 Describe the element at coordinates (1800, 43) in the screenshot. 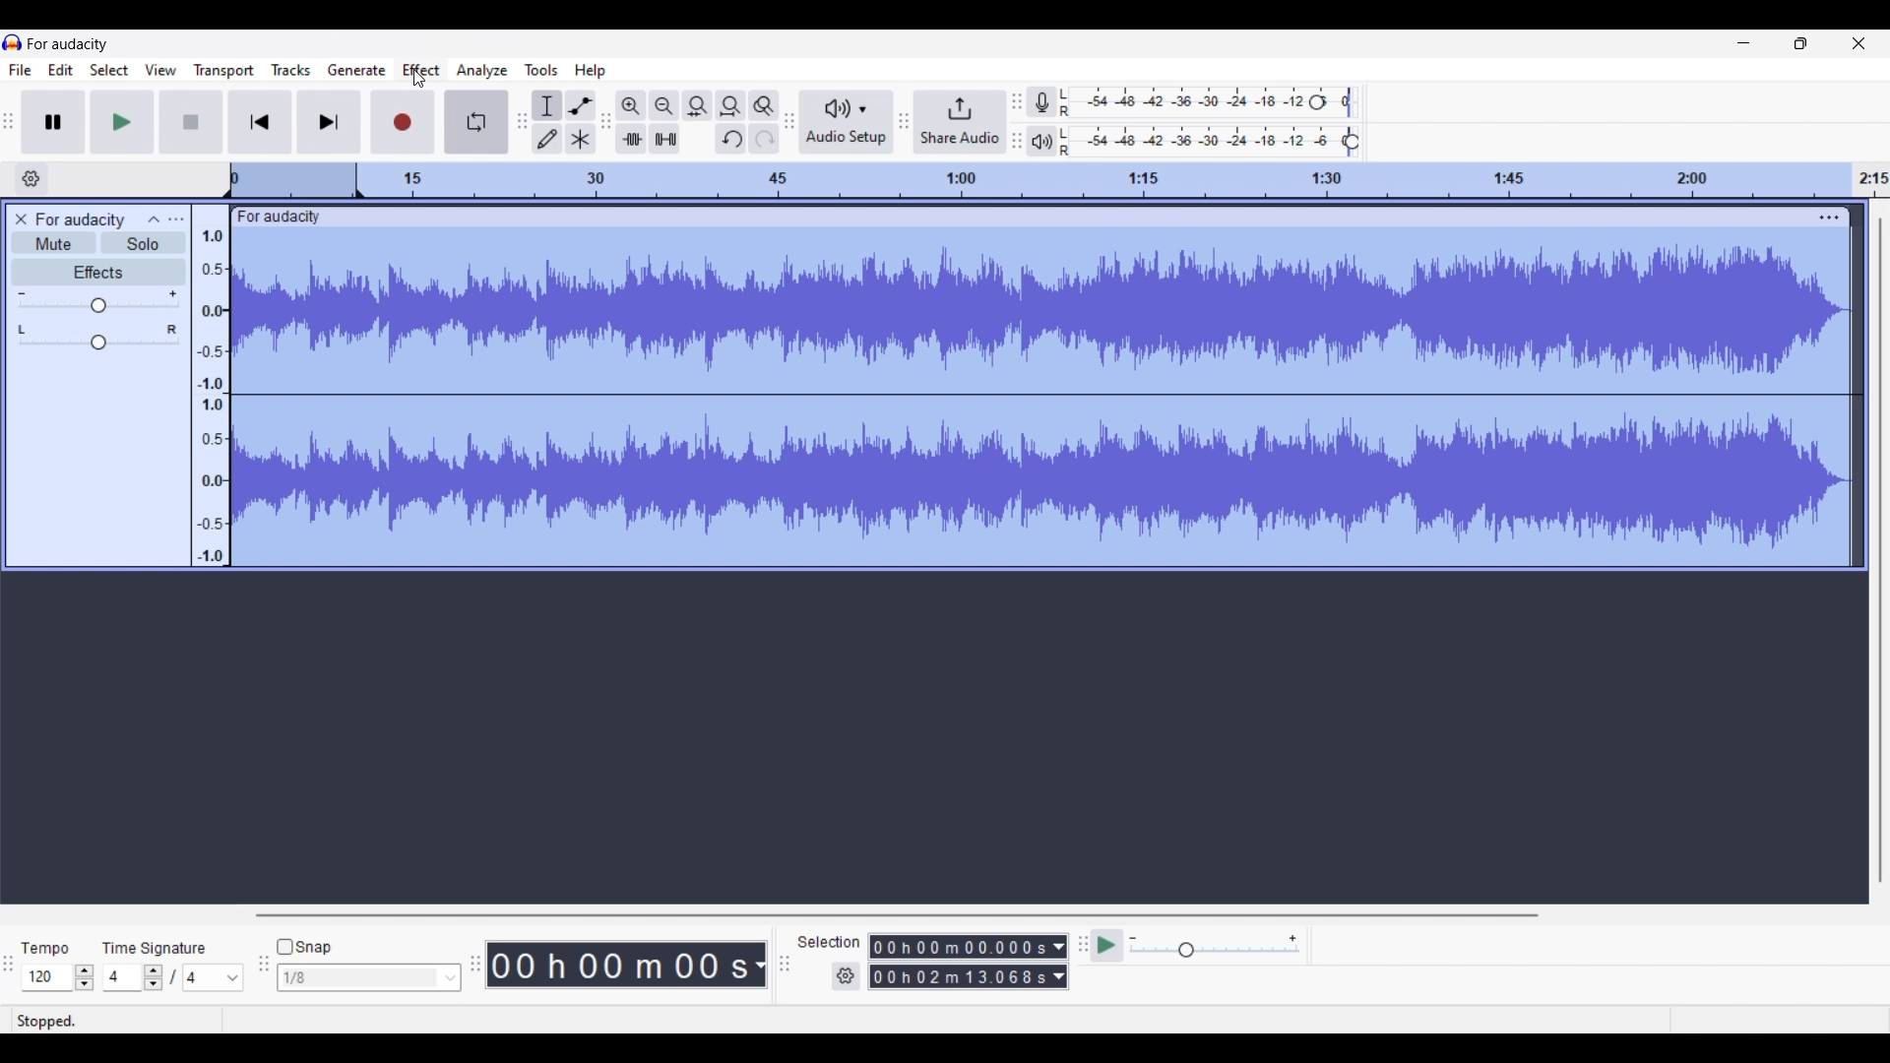

I see `Show interface in a smaller tab` at that location.